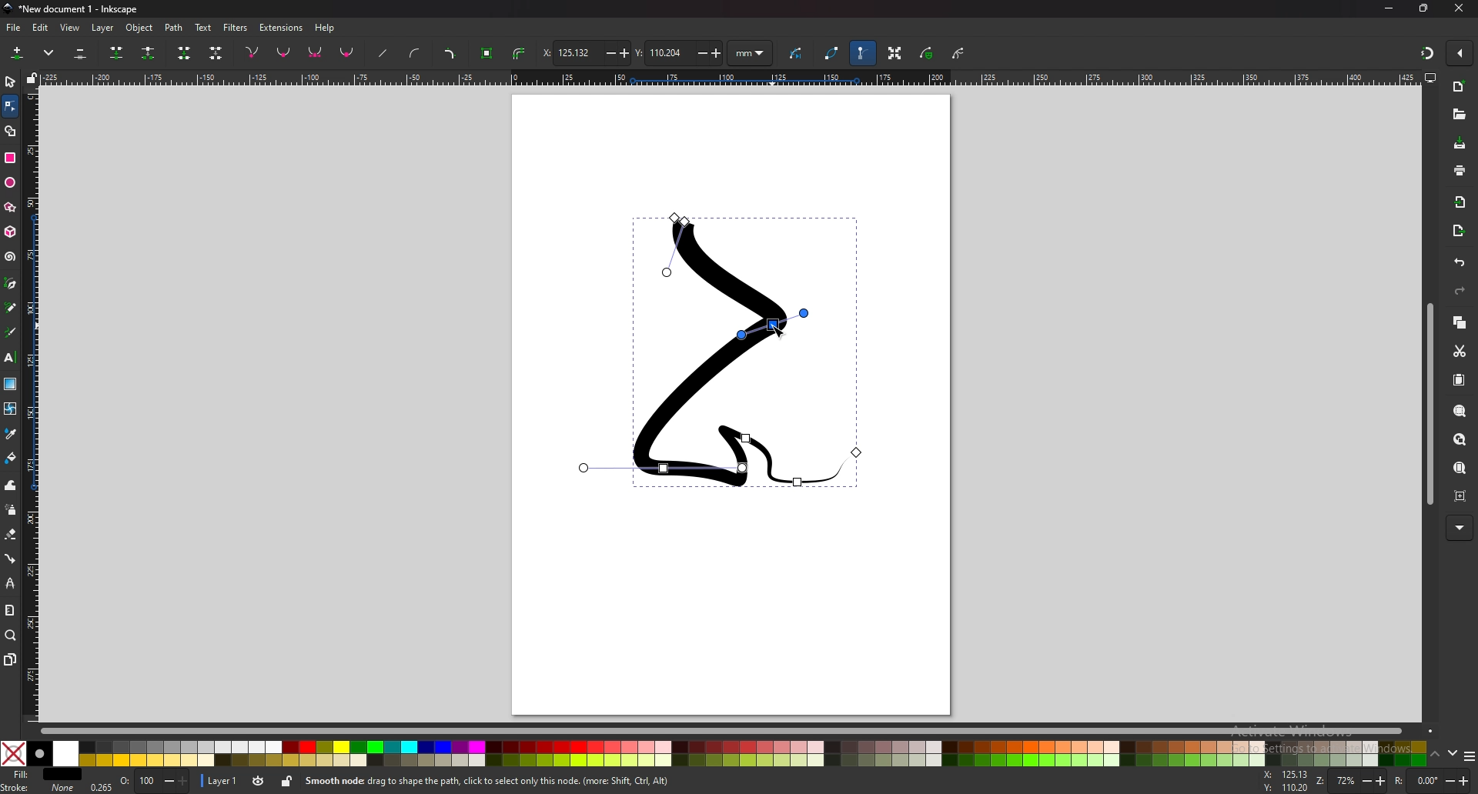 The image size is (1478, 794). Describe the element at coordinates (1458, 351) in the screenshot. I see `cut` at that location.